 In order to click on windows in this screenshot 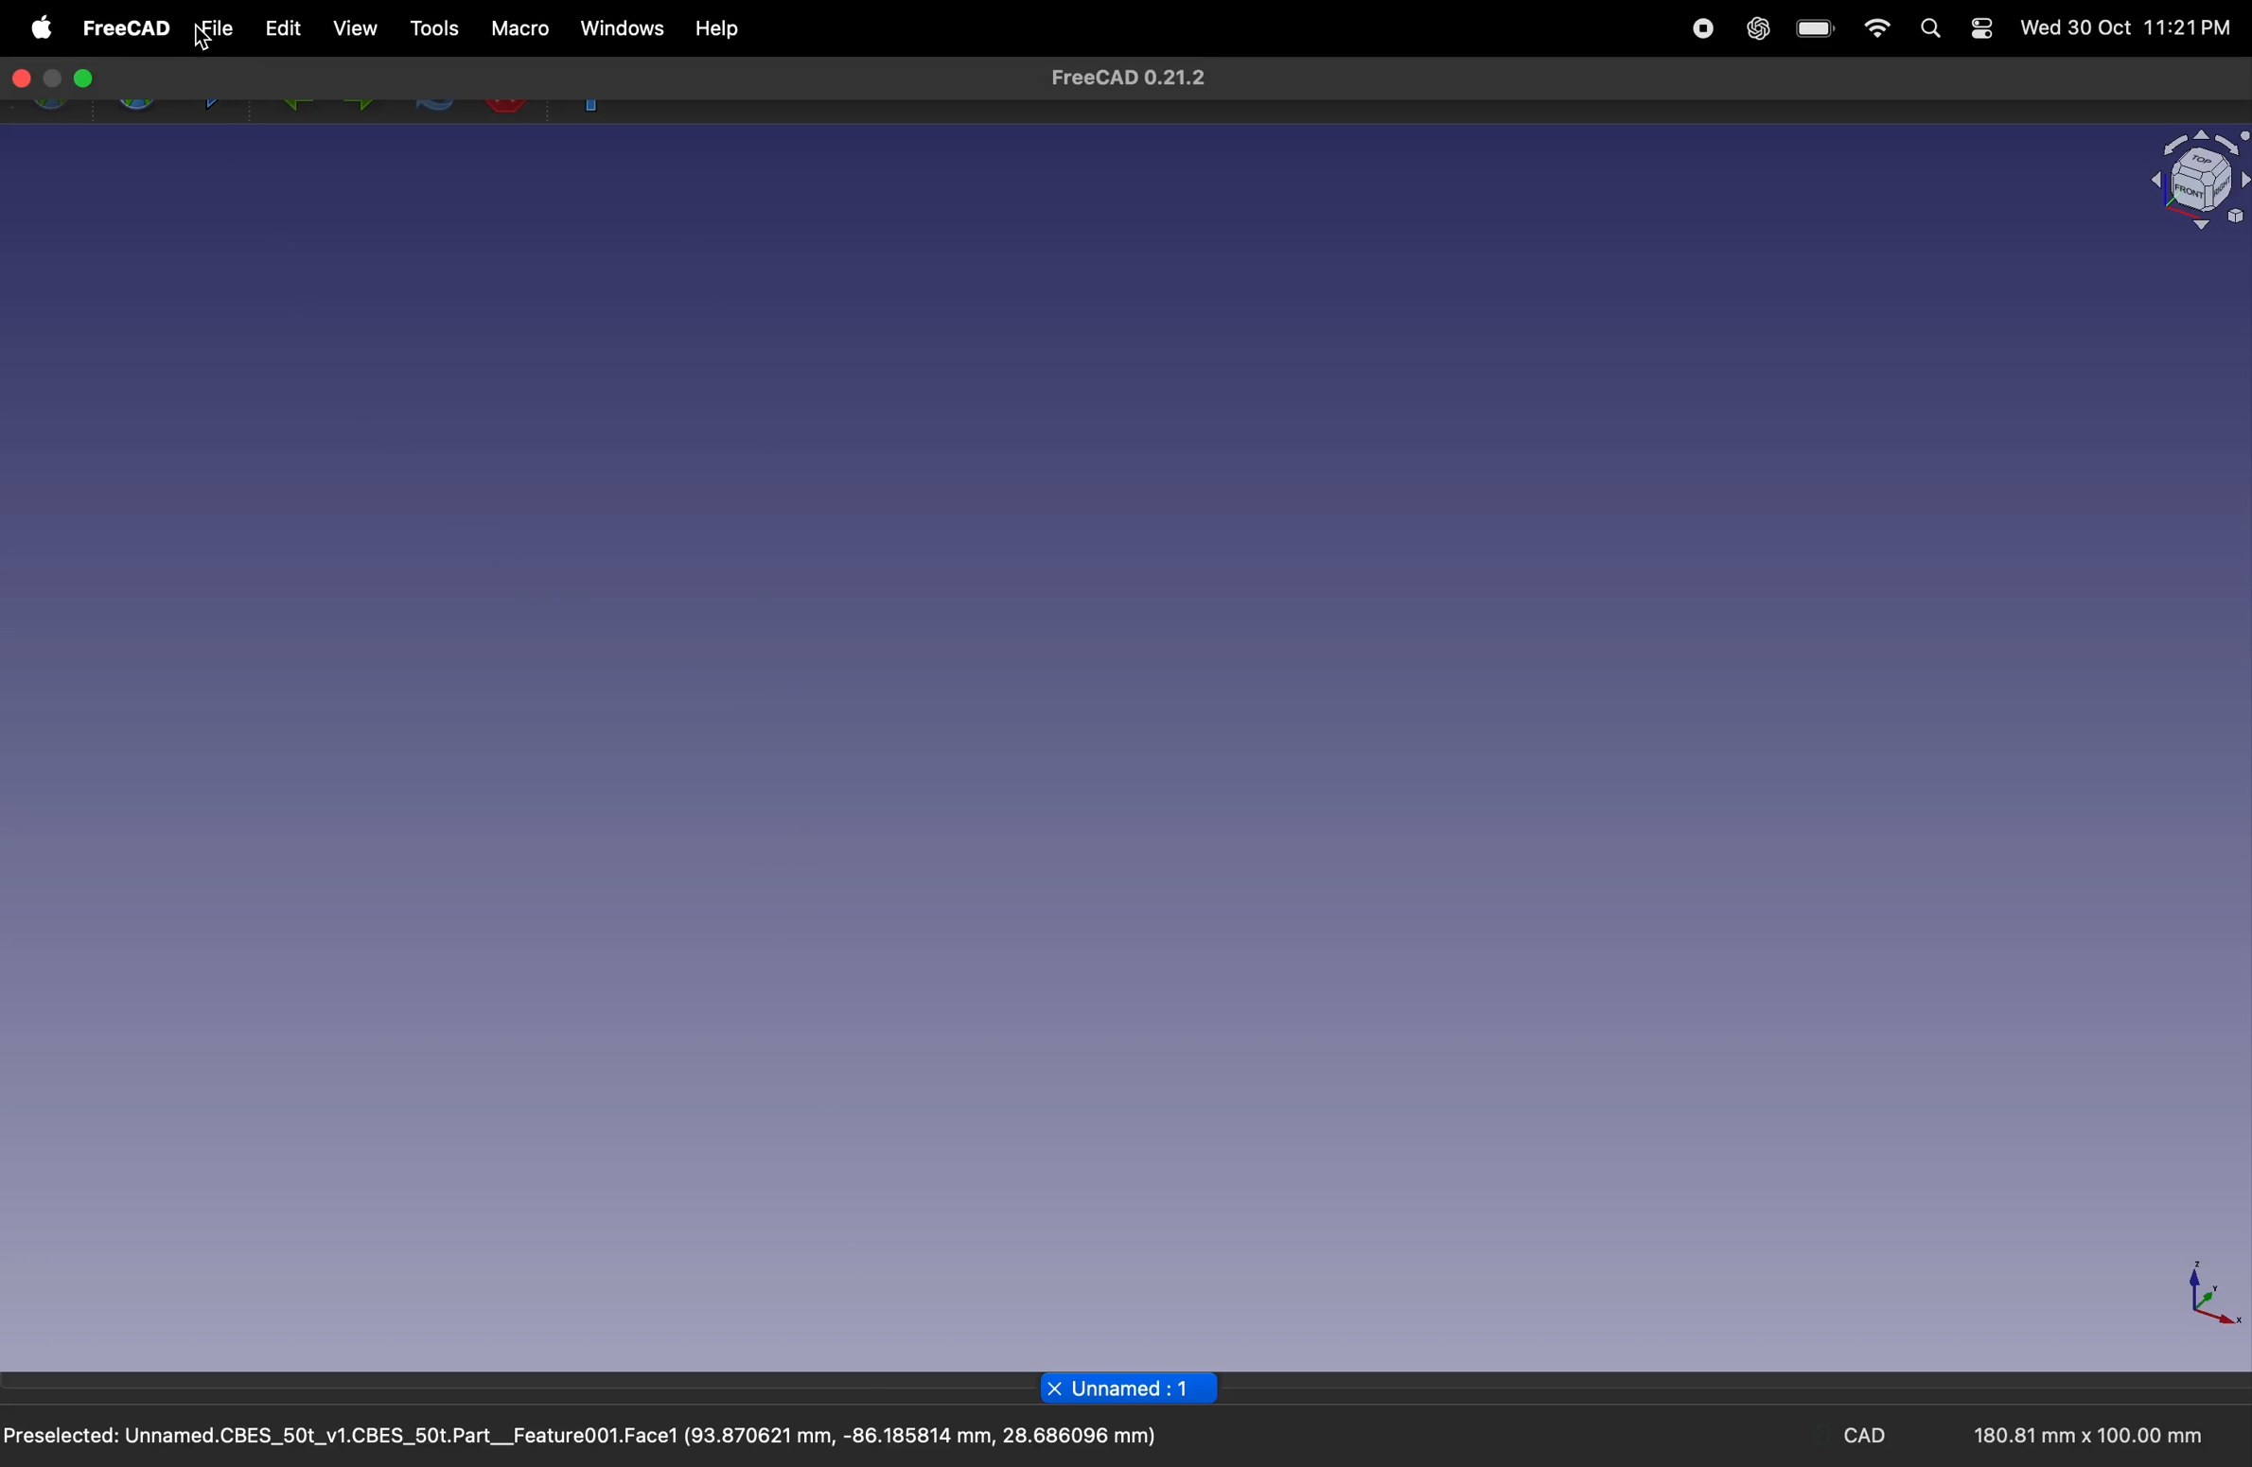, I will do `click(619, 30)`.